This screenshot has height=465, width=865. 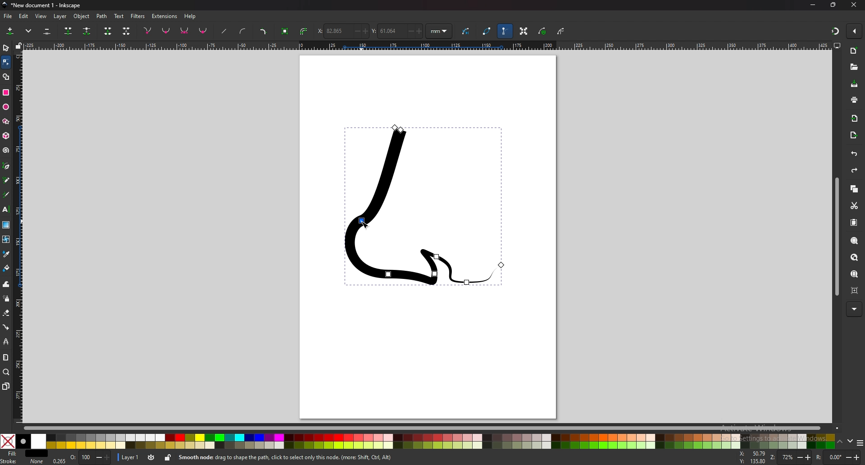 What do you see at coordinates (138, 15) in the screenshot?
I see `filters` at bounding box center [138, 15].